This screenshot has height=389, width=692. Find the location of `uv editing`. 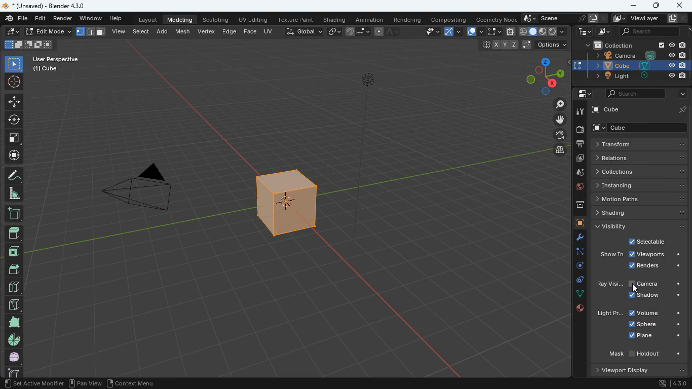

uv editing is located at coordinates (254, 20).